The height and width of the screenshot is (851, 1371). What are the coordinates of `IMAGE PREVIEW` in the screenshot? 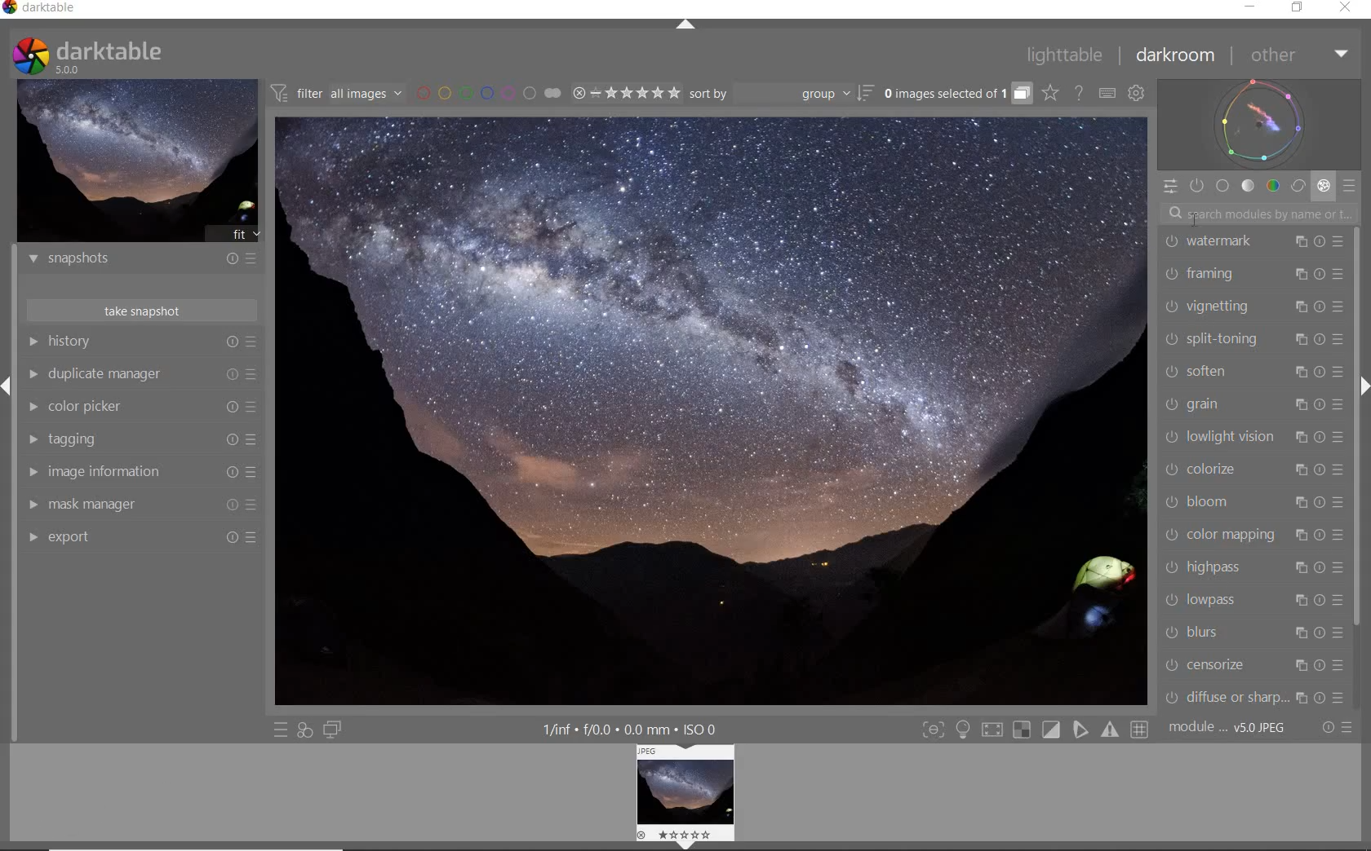 It's located at (689, 789).